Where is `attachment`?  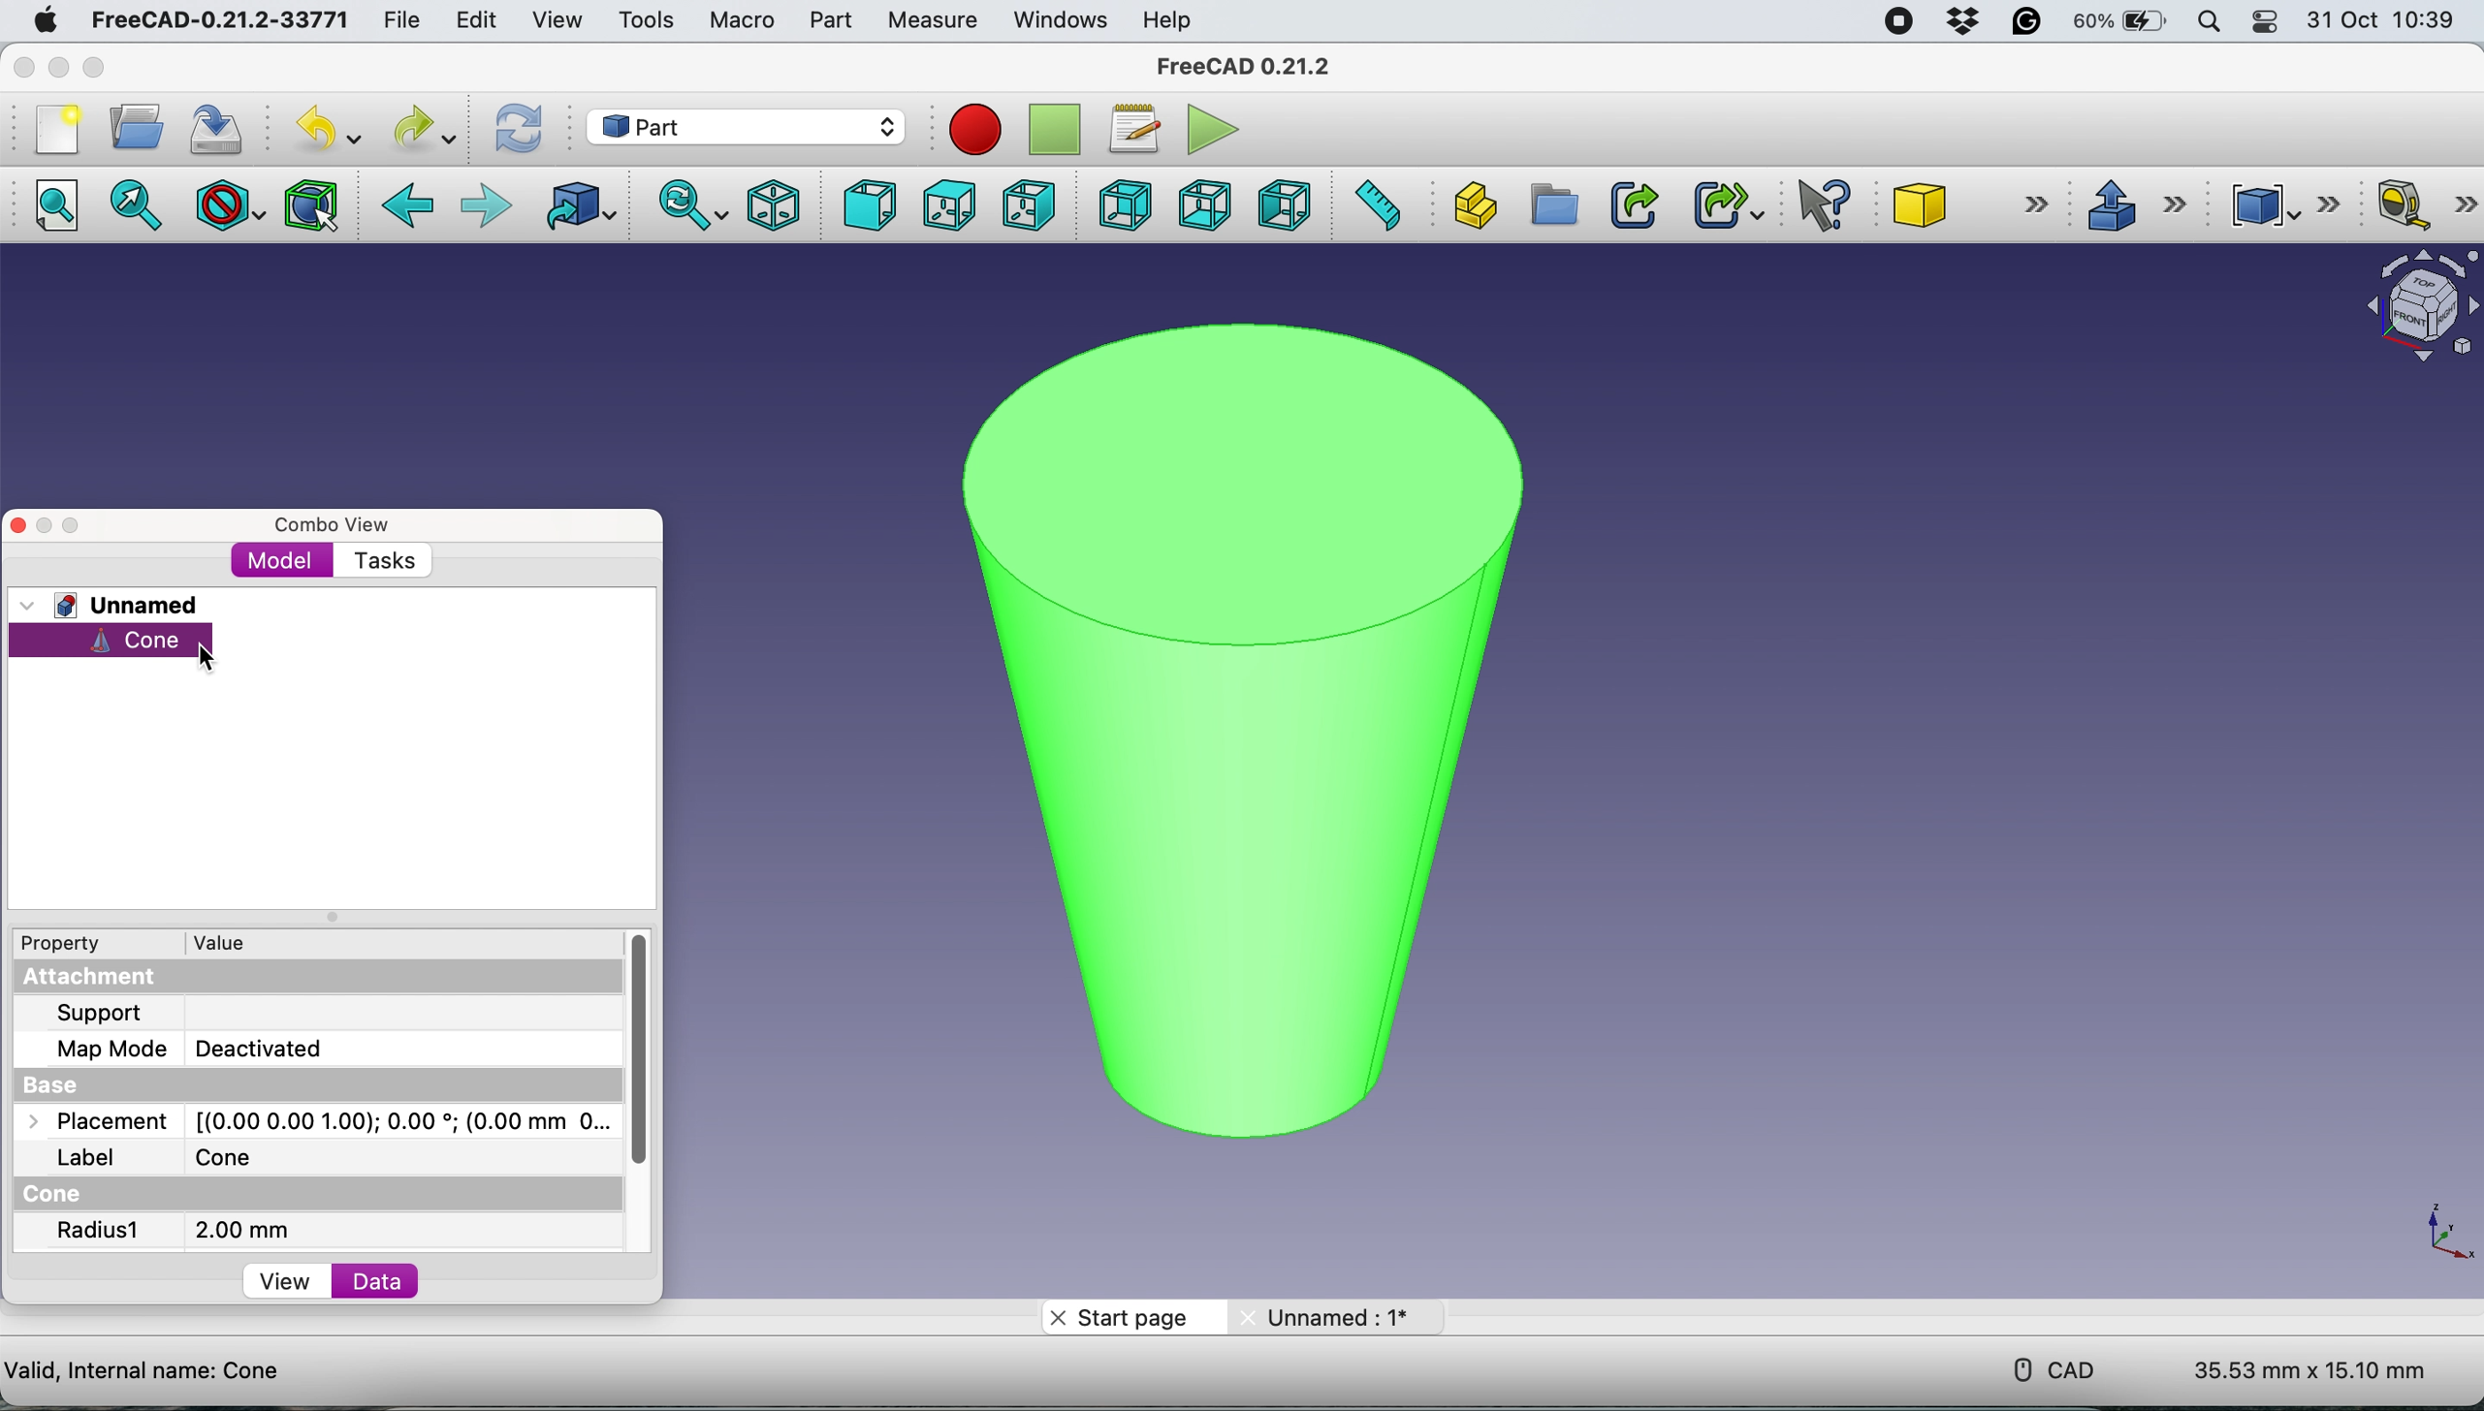 attachment is located at coordinates (113, 978).